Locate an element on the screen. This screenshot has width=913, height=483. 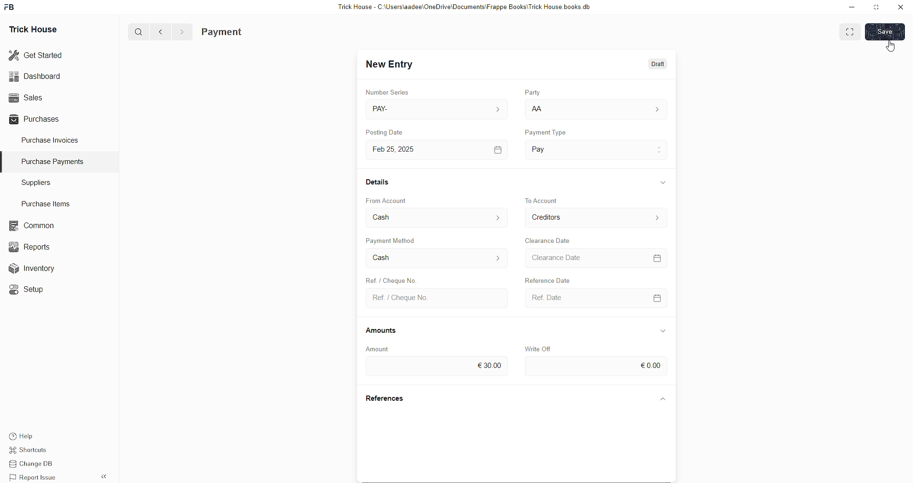
Report Issue is located at coordinates (36, 477).